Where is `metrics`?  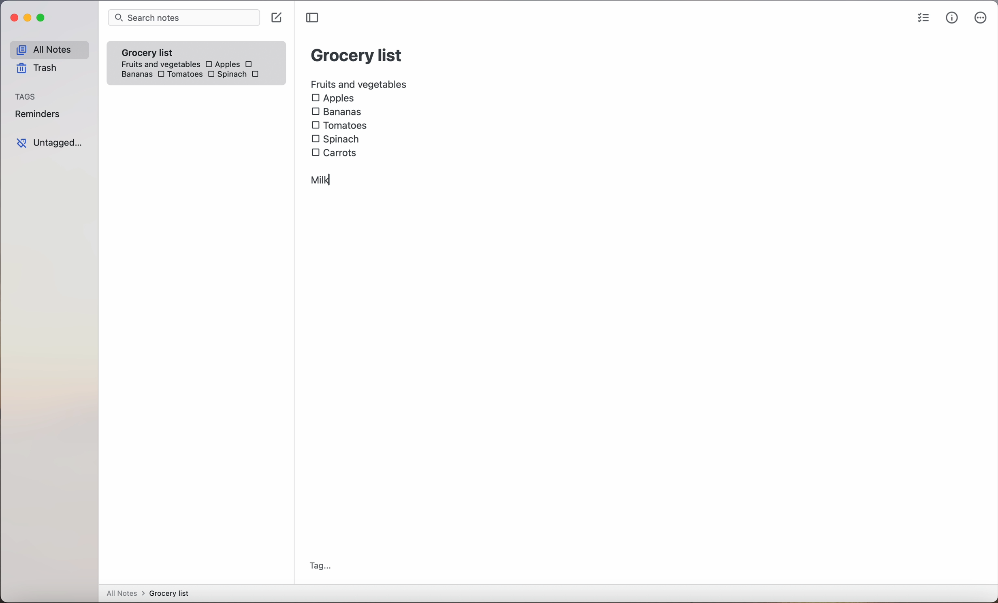
metrics is located at coordinates (952, 18).